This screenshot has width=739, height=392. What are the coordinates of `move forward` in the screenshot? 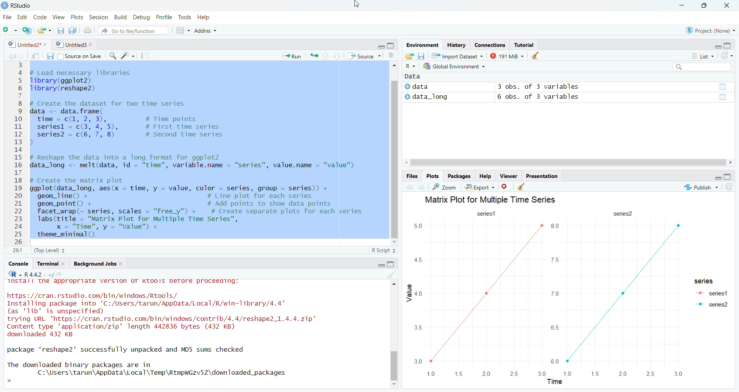 It's located at (421, 187).